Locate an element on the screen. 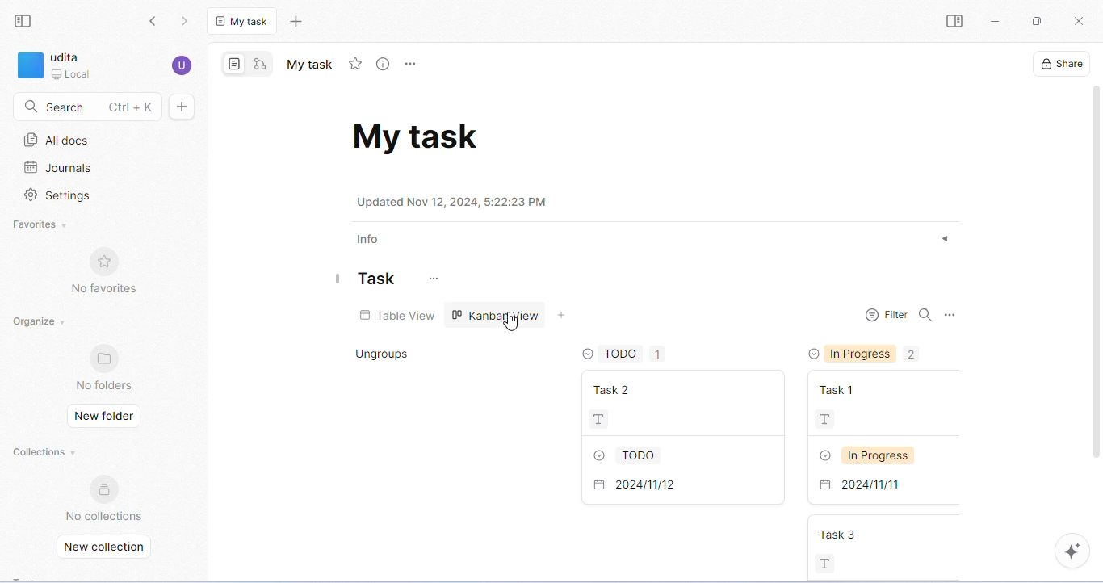 This screenshot has height=583, width=1103. change view is located at coordinates (564, 316).